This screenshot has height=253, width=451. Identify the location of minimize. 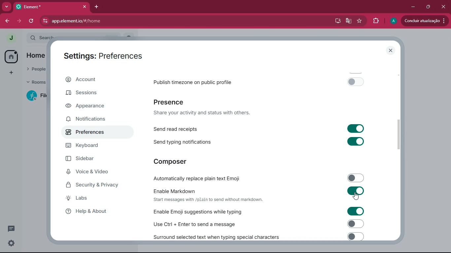
(413, 7).